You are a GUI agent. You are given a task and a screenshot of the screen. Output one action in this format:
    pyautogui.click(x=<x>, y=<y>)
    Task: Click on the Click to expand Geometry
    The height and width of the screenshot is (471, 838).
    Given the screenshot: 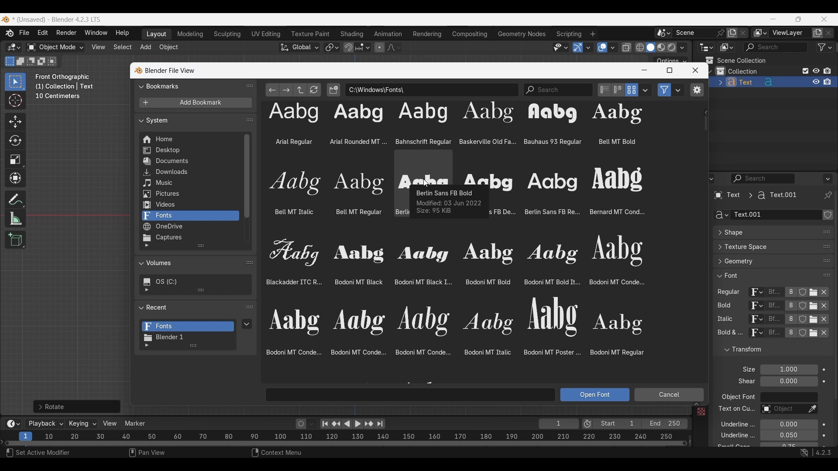 What is the action you would take?
    pyautogui.click(x=764, y=261)
    